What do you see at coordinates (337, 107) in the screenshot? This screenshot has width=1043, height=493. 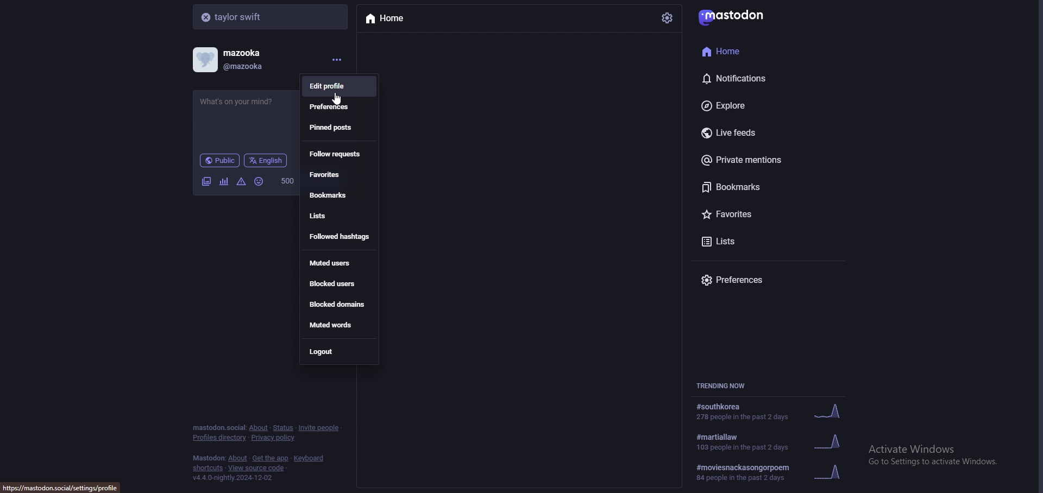 I see `preferences` at bounding box center [337, 107].